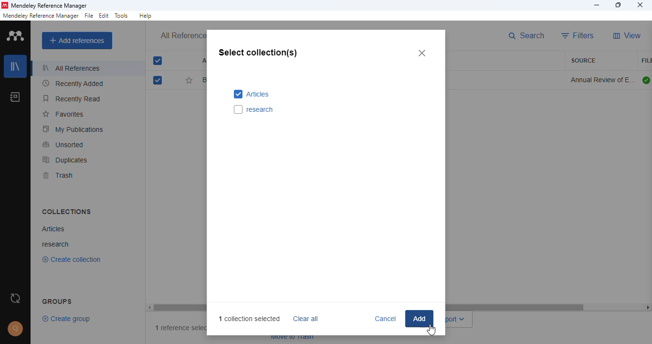  What do you see at coordinates (65, 160) in the screenshot?
I see `duplicates` at bounding box center [65, 160].